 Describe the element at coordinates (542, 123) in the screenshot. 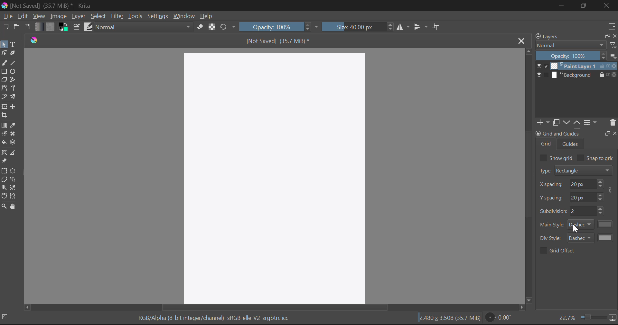

I see `add` at that location.